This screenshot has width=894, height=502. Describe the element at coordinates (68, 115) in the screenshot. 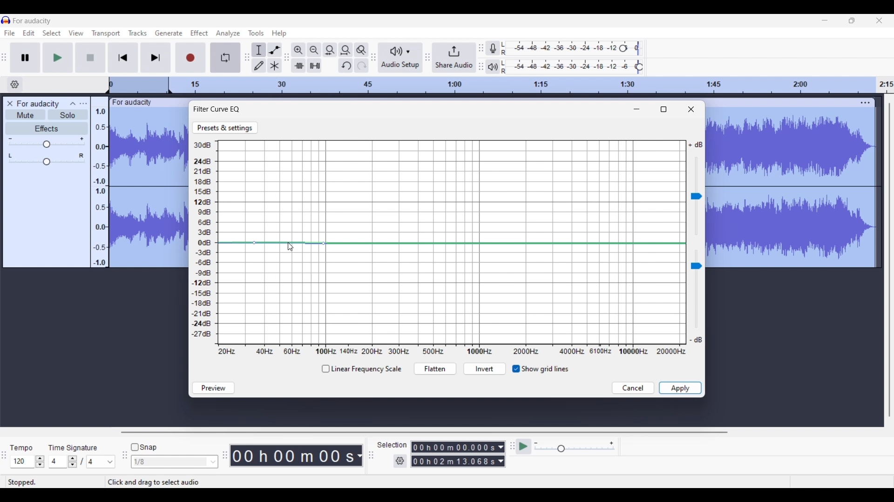

I see `Solo` at that location.